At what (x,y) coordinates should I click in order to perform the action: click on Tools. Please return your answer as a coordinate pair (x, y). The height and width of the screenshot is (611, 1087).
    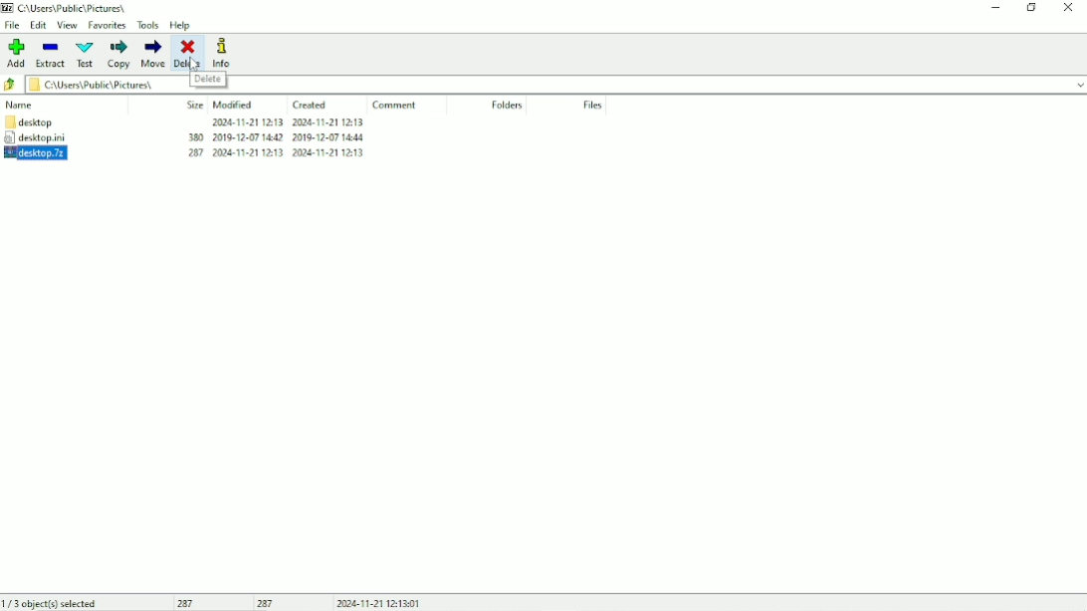
    Looking at the image, I should click on (148, 26).